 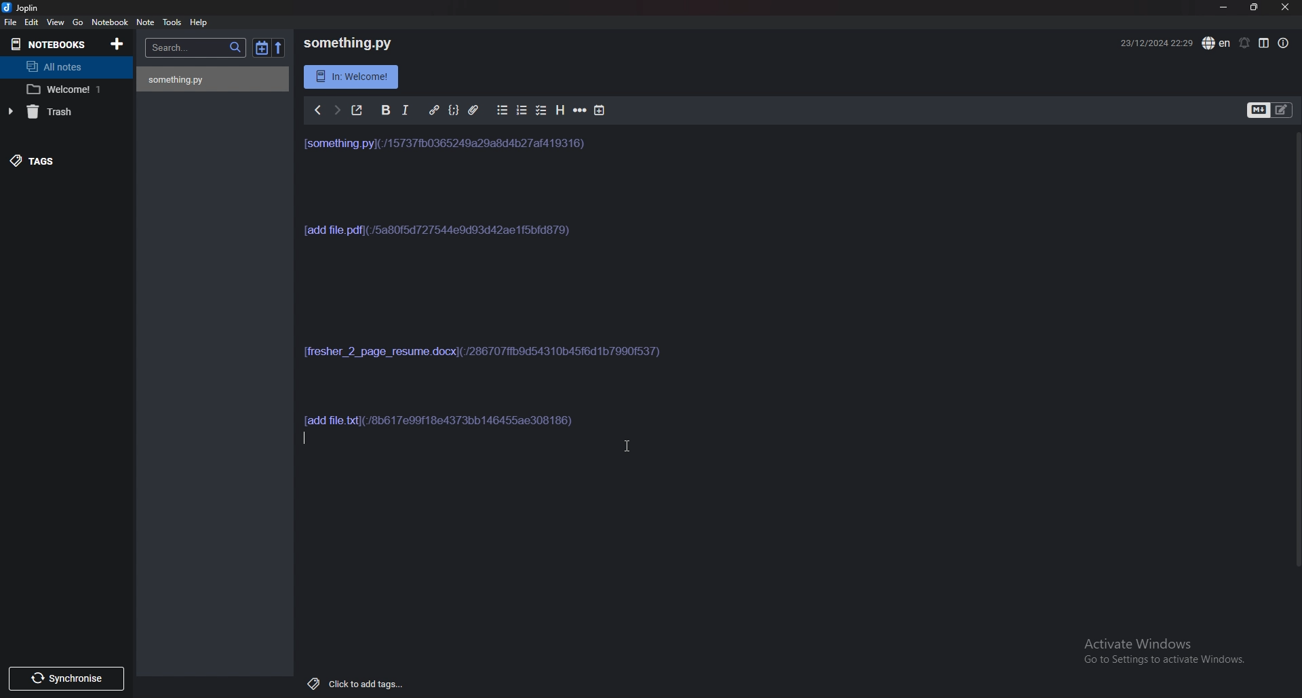 What do you see at coordinates (438, 239) in the screenshot?
I see `[add file.pdf](:/5a80f5d727544e9d93d42ae15bfd879)` at bounding box center [438, 239].